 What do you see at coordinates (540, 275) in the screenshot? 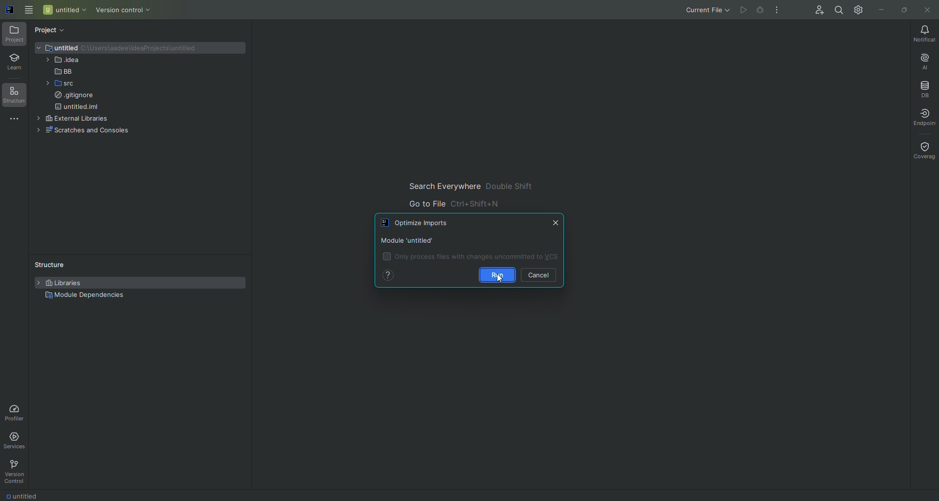
I see `Cancel` at bounding box center [540, 275].